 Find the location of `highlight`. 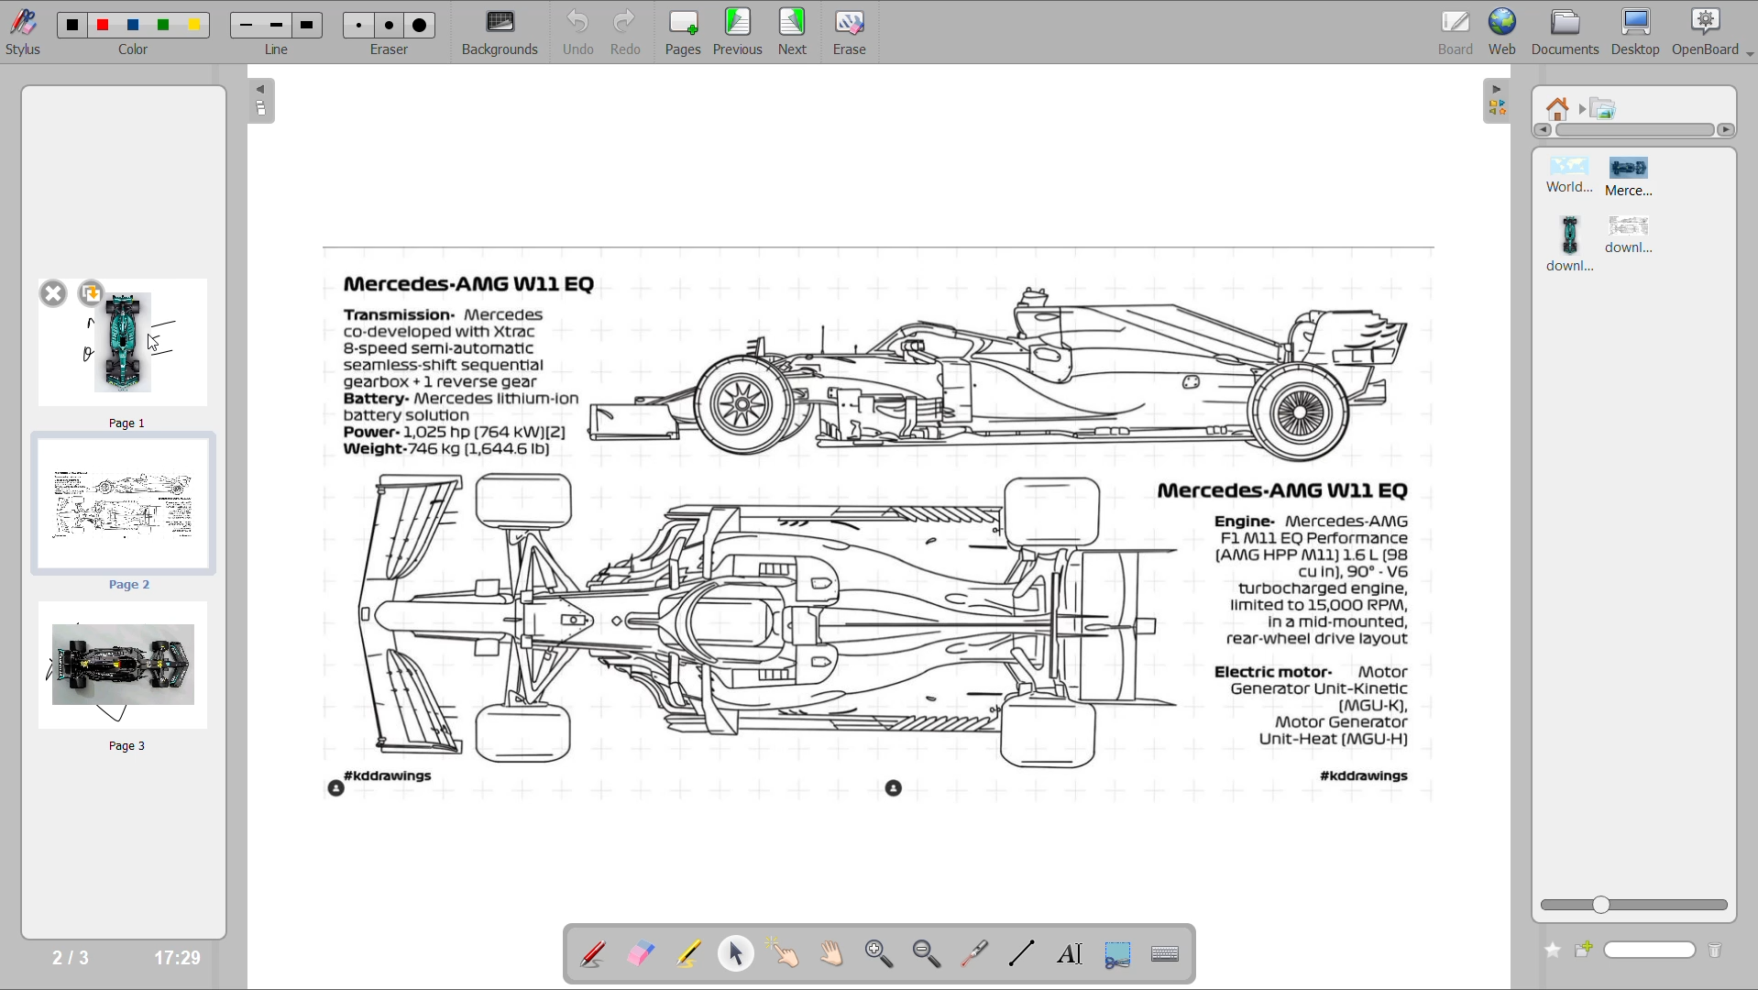

highlight is located at coordinates (685, 951).